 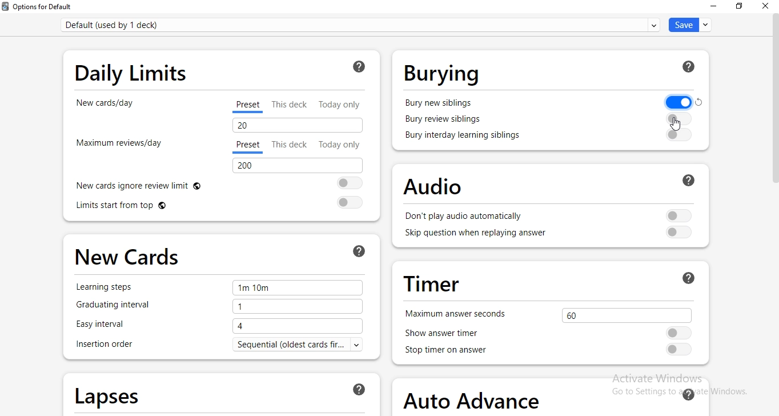 I want to click on easy interval, so click(x=110, y=325).